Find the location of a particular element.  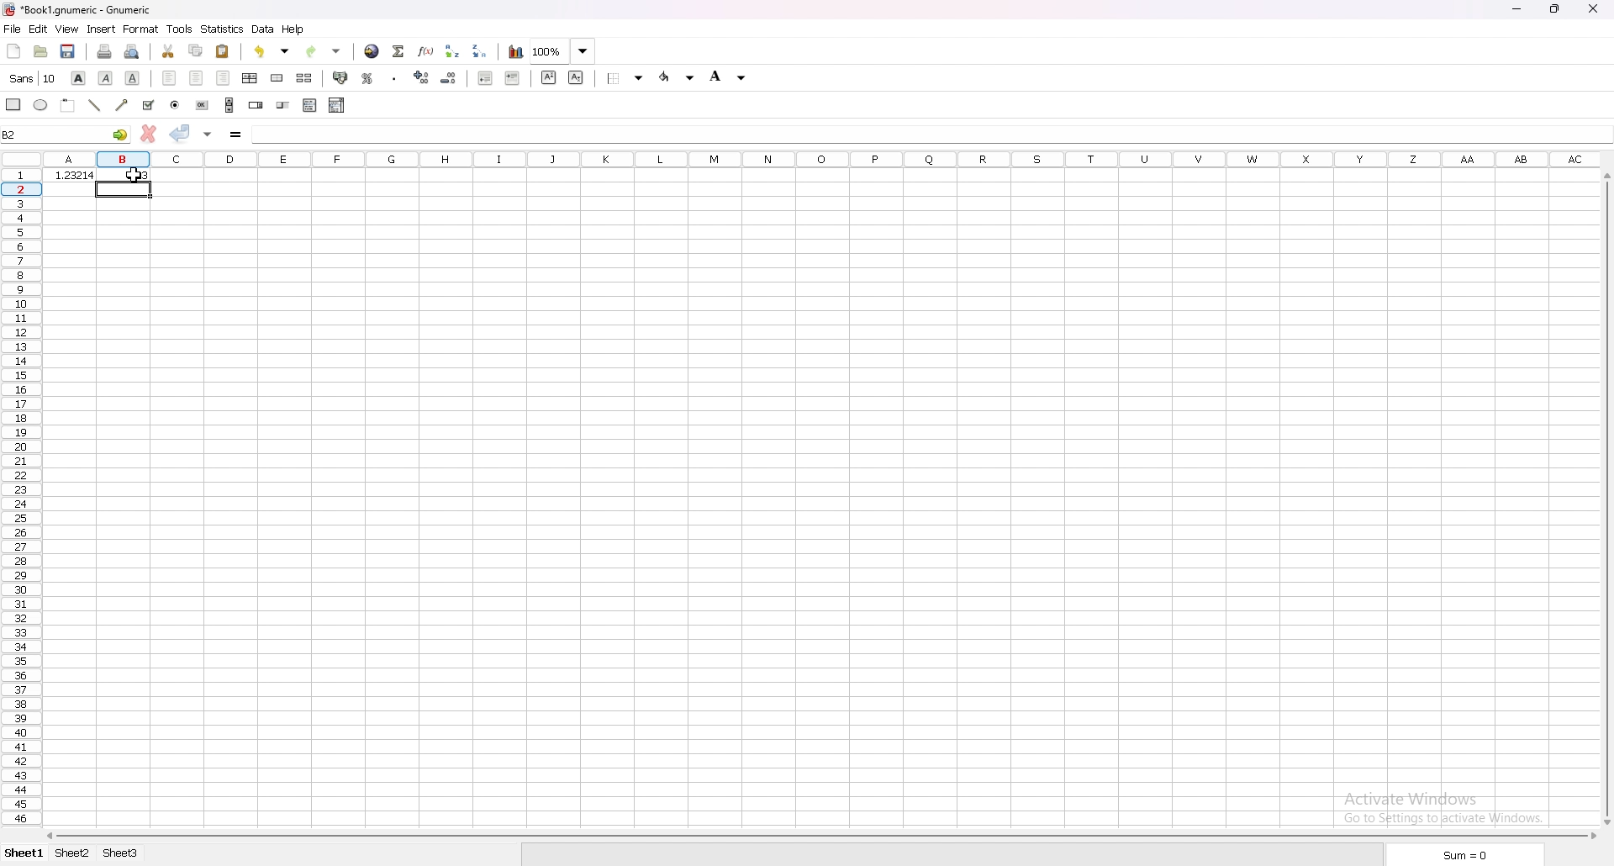

spin button is located at coordinates (256, 106).